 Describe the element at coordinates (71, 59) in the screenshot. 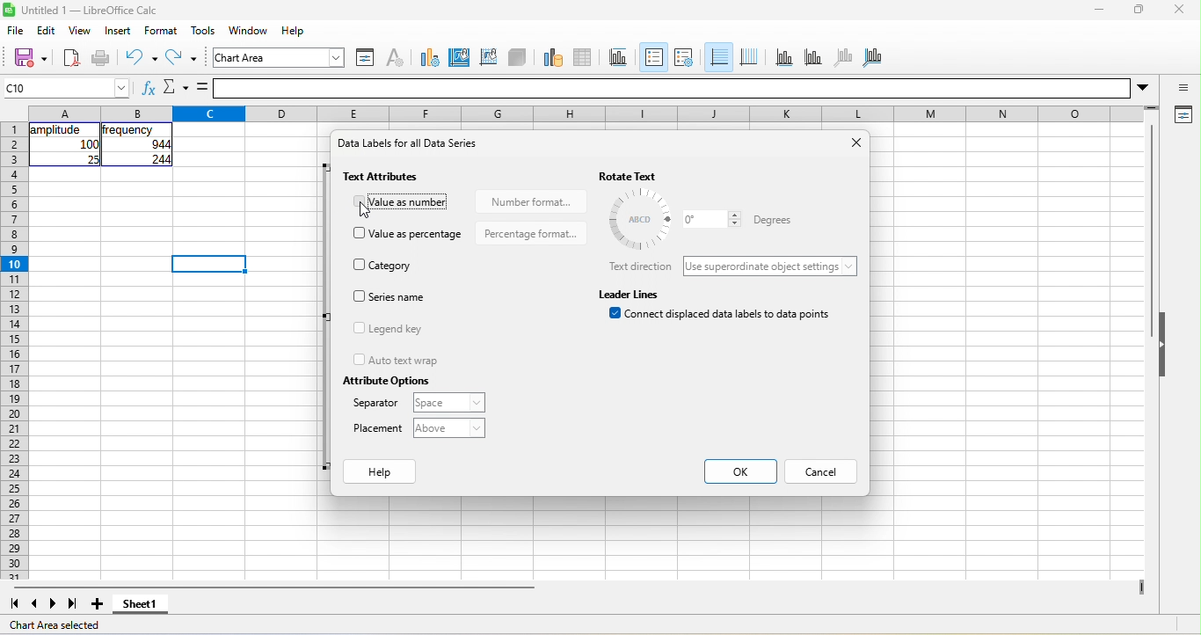

I see `export directly as pdf` at that location.